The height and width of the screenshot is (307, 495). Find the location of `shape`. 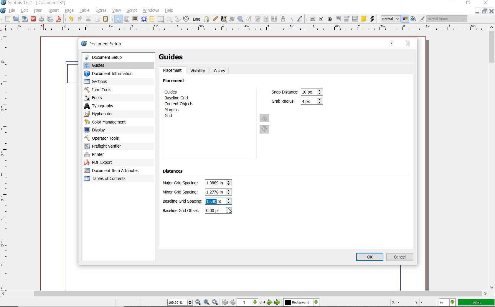

shape is located at coordinates (161, 19).